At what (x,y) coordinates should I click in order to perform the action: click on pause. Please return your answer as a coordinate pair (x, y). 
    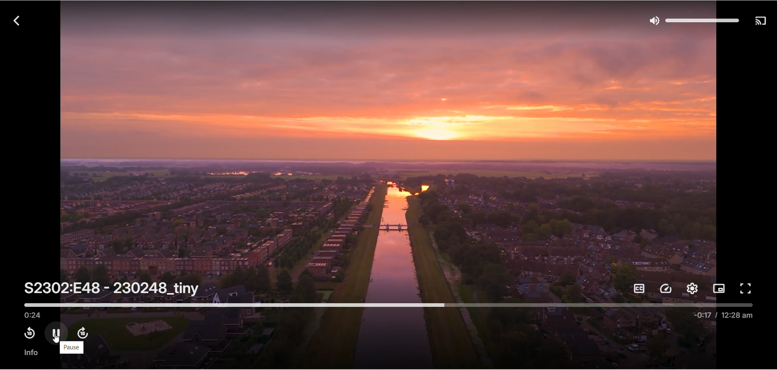
    Looking at the image, I should click on (72, 348).